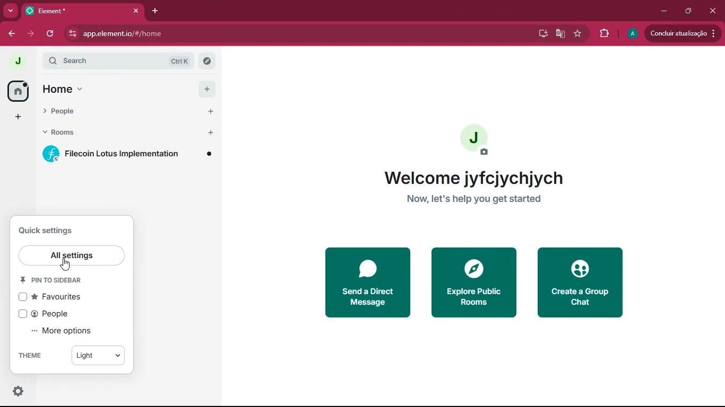 The height and width of the screenshot is (407, 725). What do you see at coordinates (18, 392) in the screenshot?
I see `settings` at bounding box center [18, 392].